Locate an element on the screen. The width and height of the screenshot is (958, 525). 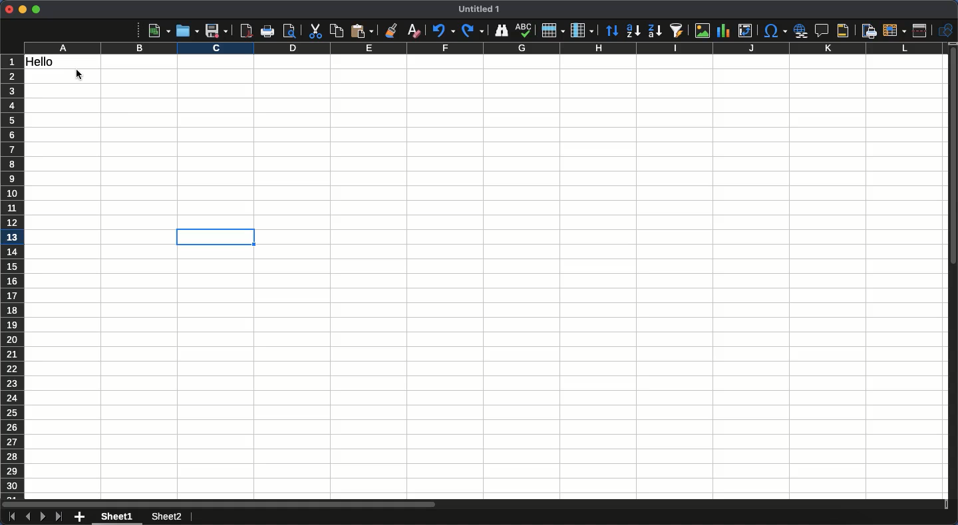
Add new sheet is located at coordinates (80, 518).